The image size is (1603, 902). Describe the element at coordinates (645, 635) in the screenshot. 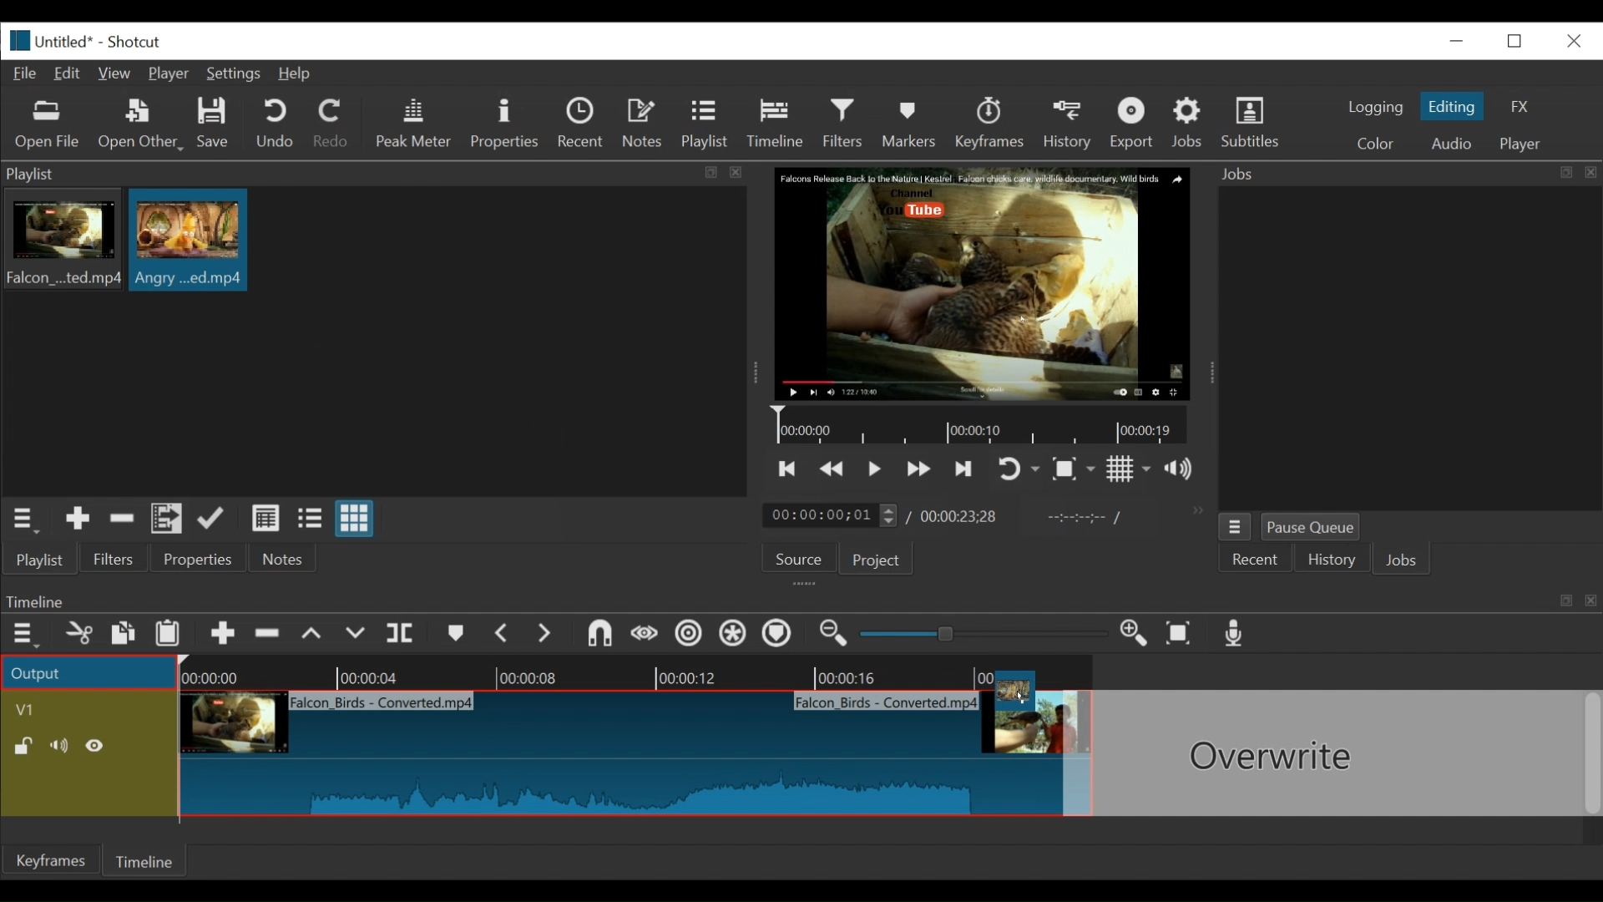

I see `scrub while dragging` at that location.